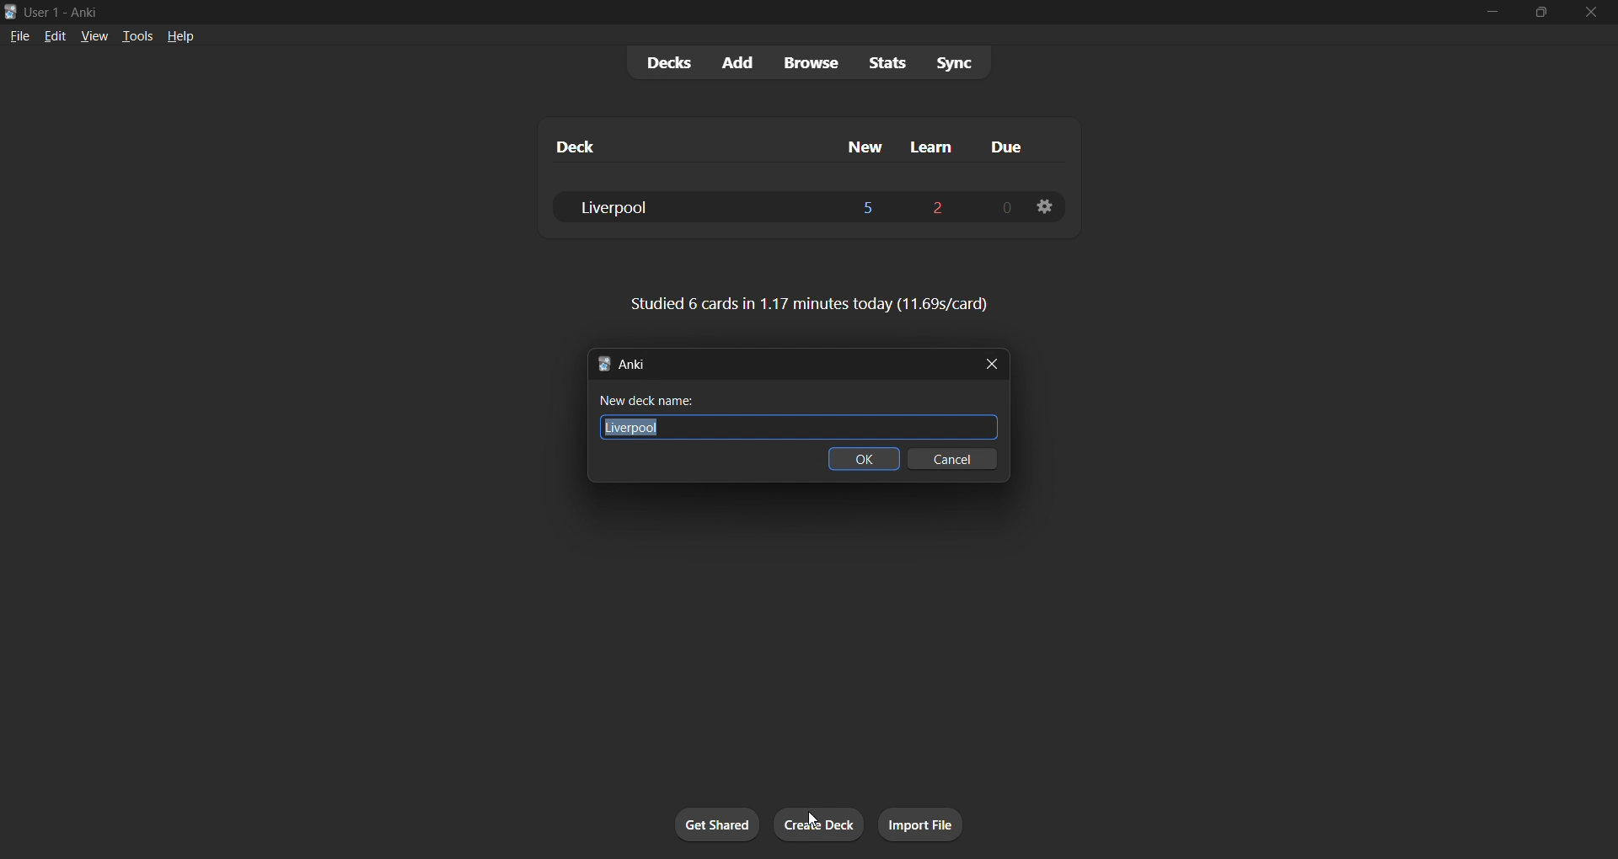 The height and width of the screenshot is (859, 1618). What do you see at coordinates (808, 64) in the screenshot?
I see `browse` at bounding box center [808, 64].